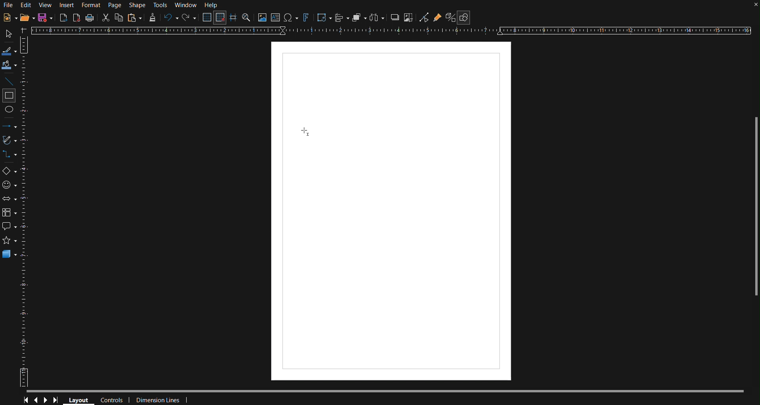 This screenshot has width=760, height=405. Describe the element at coordinates (25, 400) in the screenshot. I see `First Page` at that location.